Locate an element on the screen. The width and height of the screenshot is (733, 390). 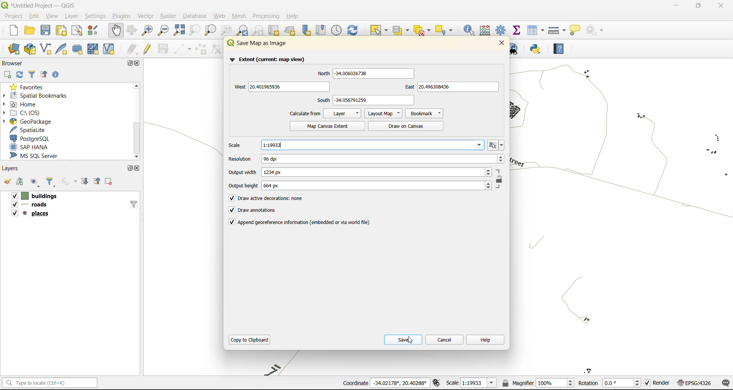
status bar is located at coordinates (48, 383).